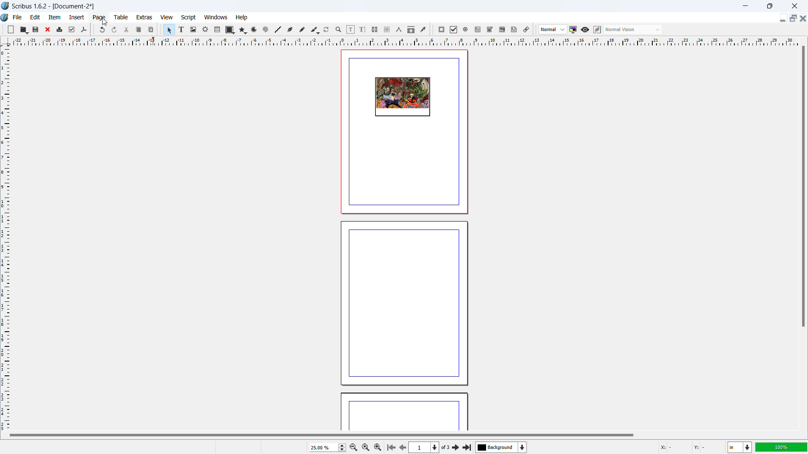  I want to click on horizontal ruler, so click(405, 41).